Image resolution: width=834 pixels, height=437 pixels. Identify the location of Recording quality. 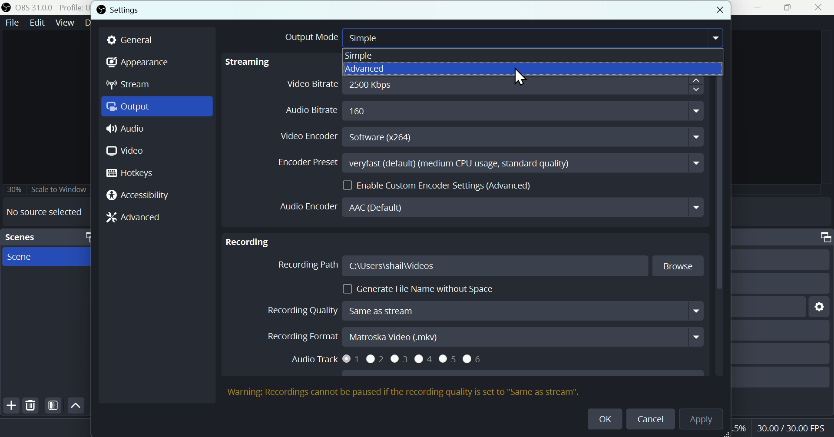
(482, 311).